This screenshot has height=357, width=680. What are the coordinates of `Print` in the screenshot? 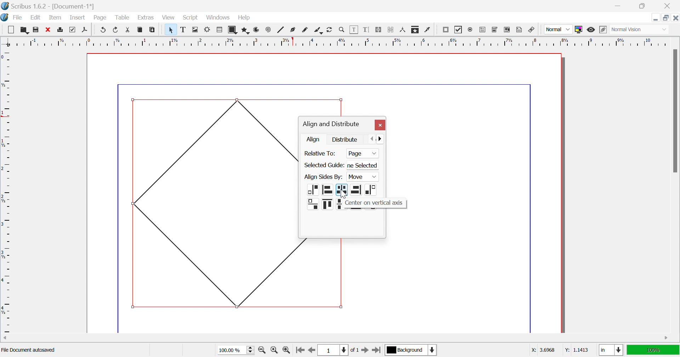 It's located at (71, 30).